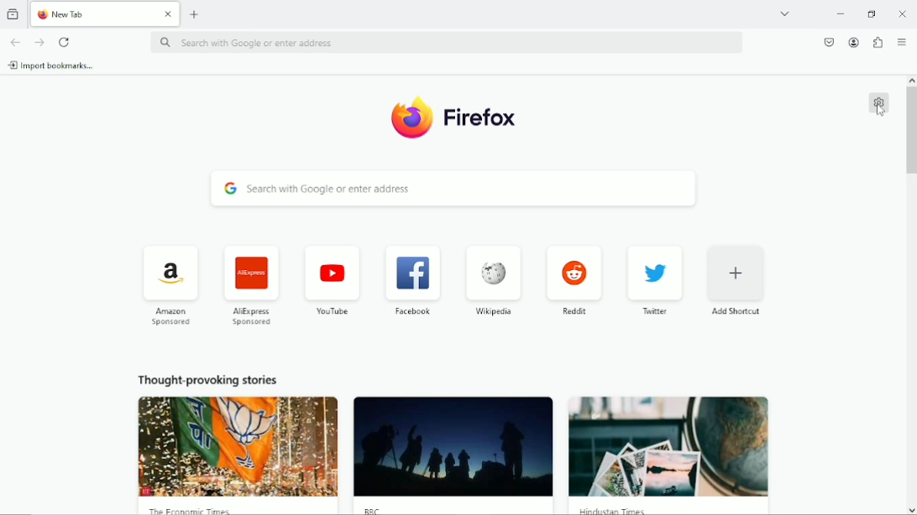  Describe the element at coordinates (672, 451) in the screenshot. I see `Thought provoking story` at that location.